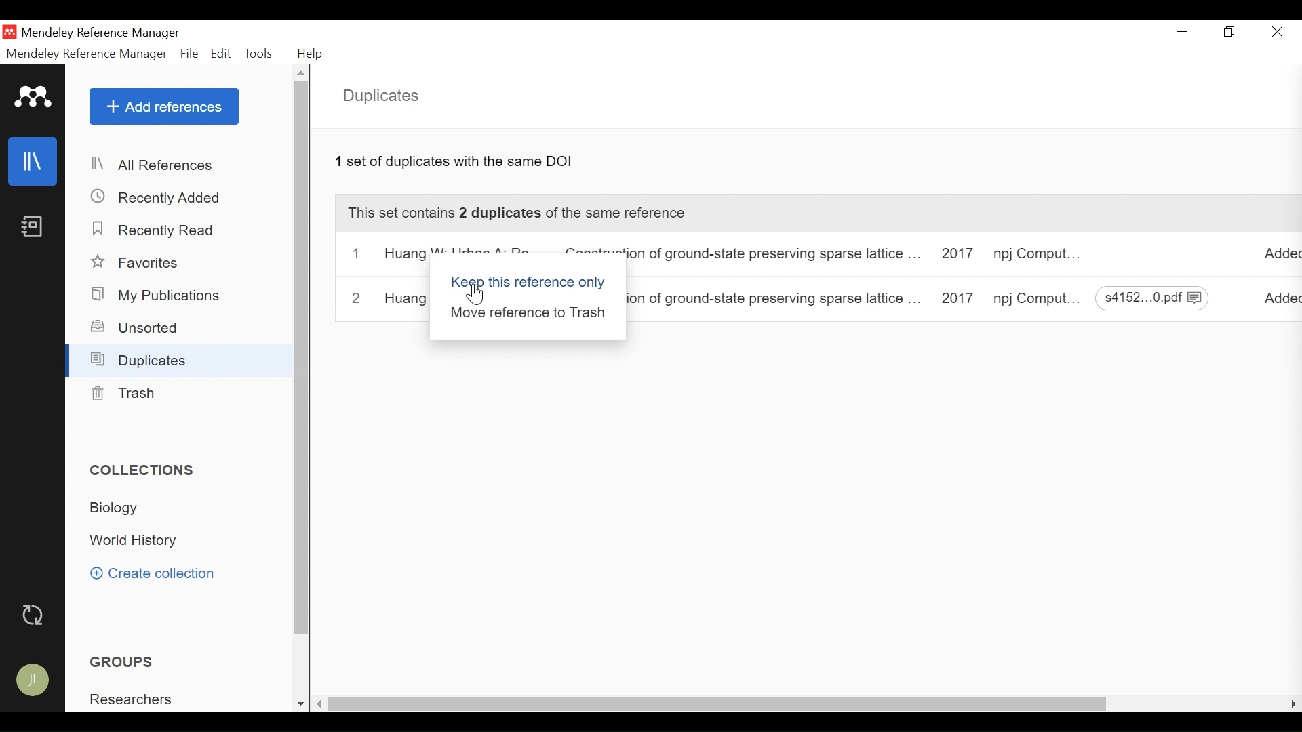  I want to click on Edit, so click(222, 54).